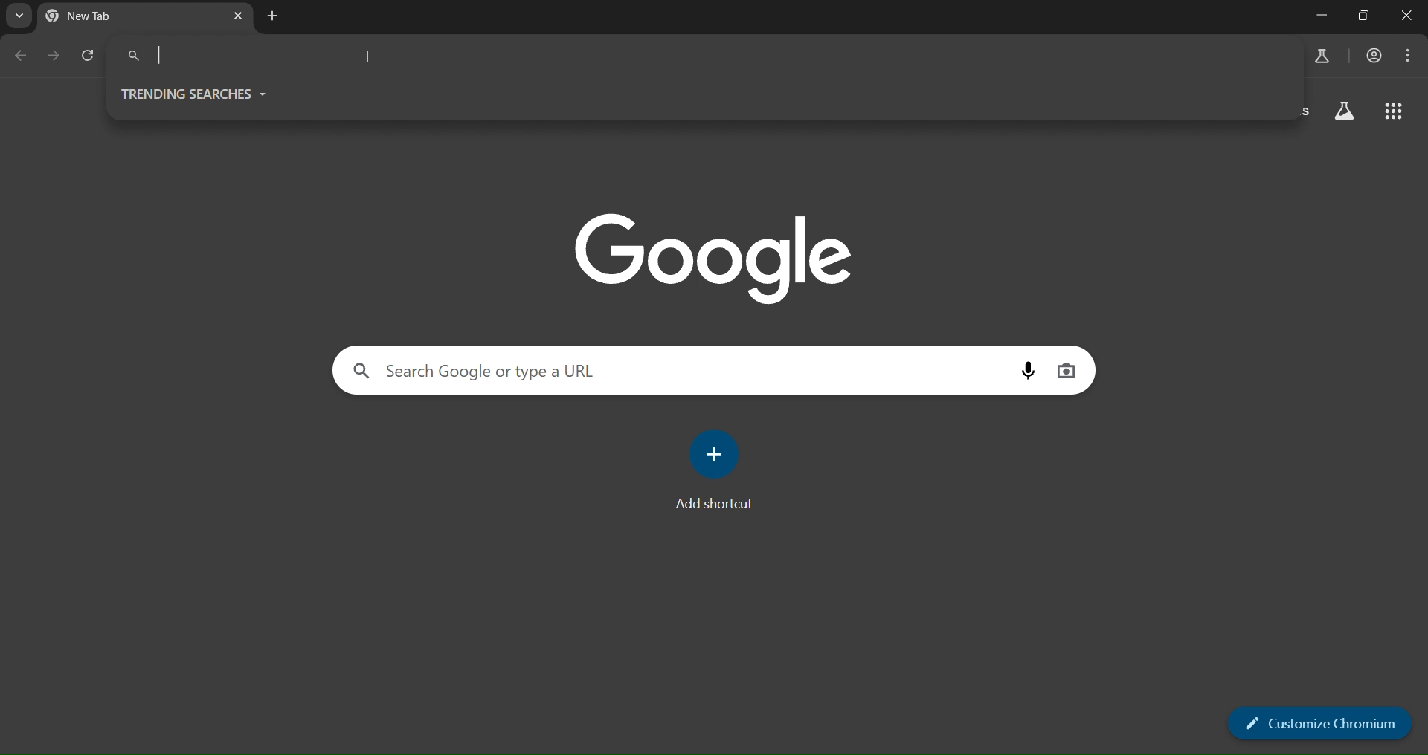  I want to click on search panel, so click(488, 370).